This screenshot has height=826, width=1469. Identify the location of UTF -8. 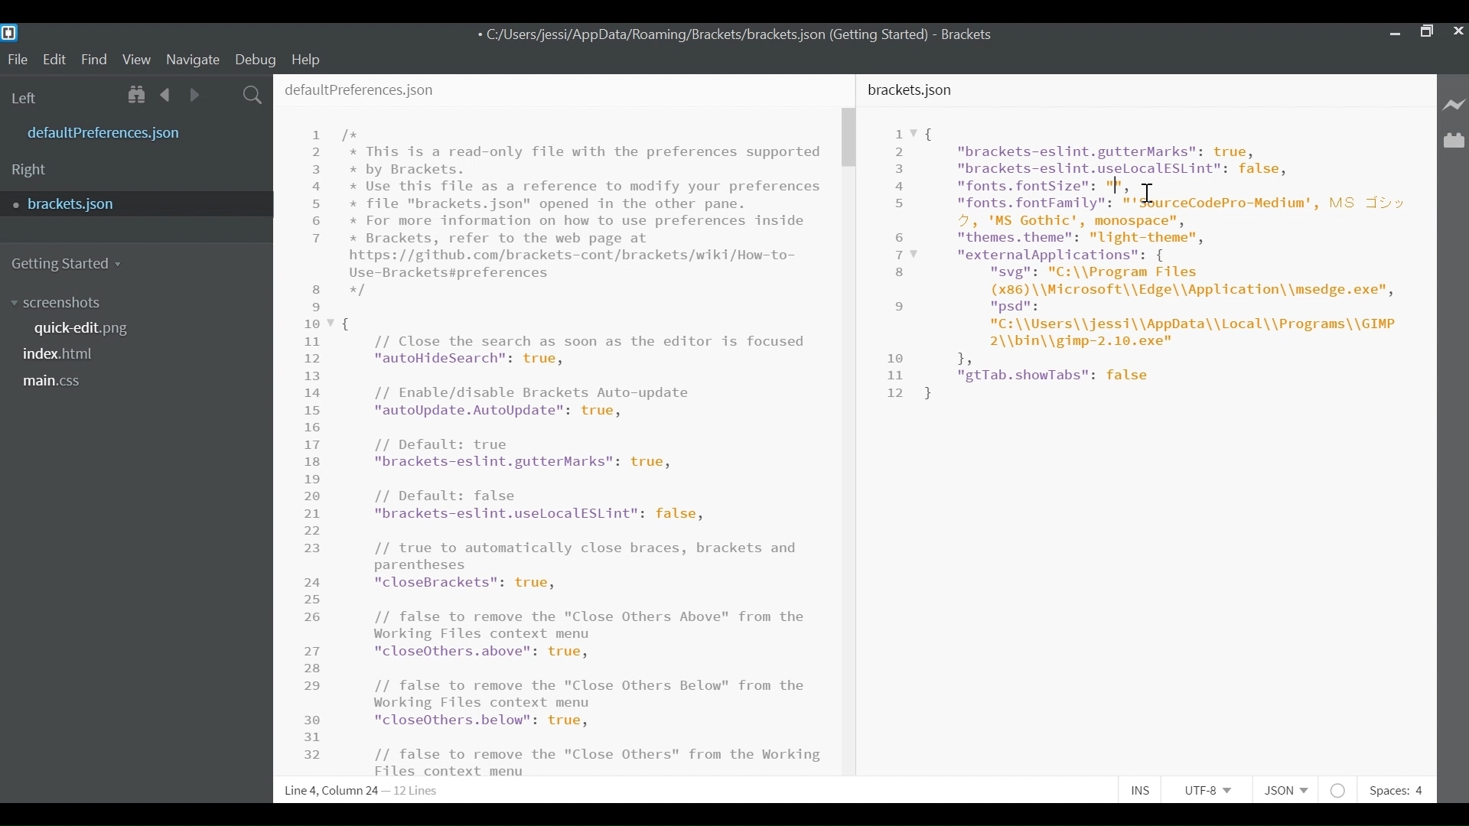
(1213, 790).